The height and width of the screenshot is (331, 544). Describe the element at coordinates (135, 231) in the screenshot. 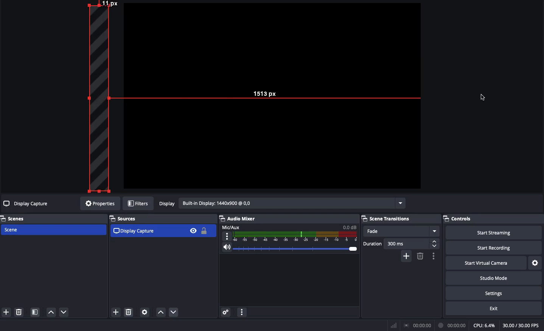

I see `Display capture` at that location.